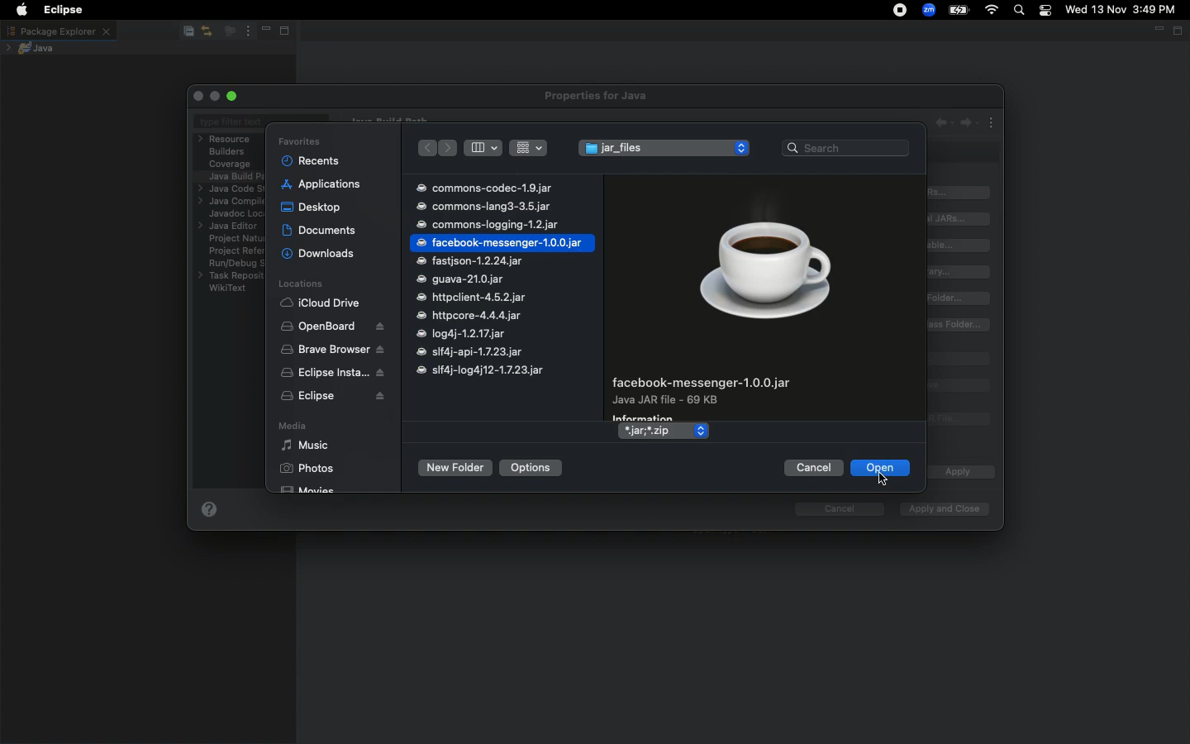  What do you see at coordinates (1179, 31) in the screenshot?
I see `Maximize` at bounding box center [1179, 31].